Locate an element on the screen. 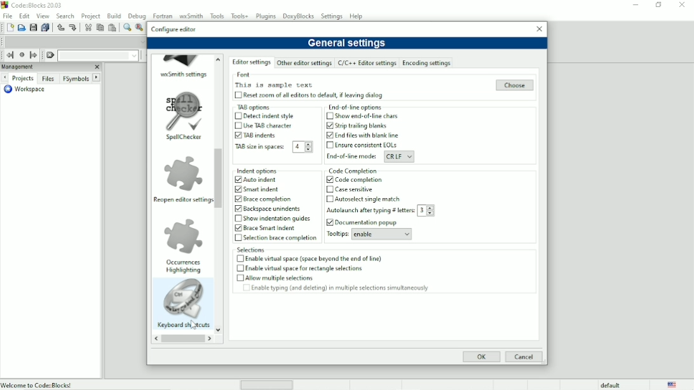 The width and height of the screenshot is (694, 390). Chehckbox is located at coordinates (238, 95).